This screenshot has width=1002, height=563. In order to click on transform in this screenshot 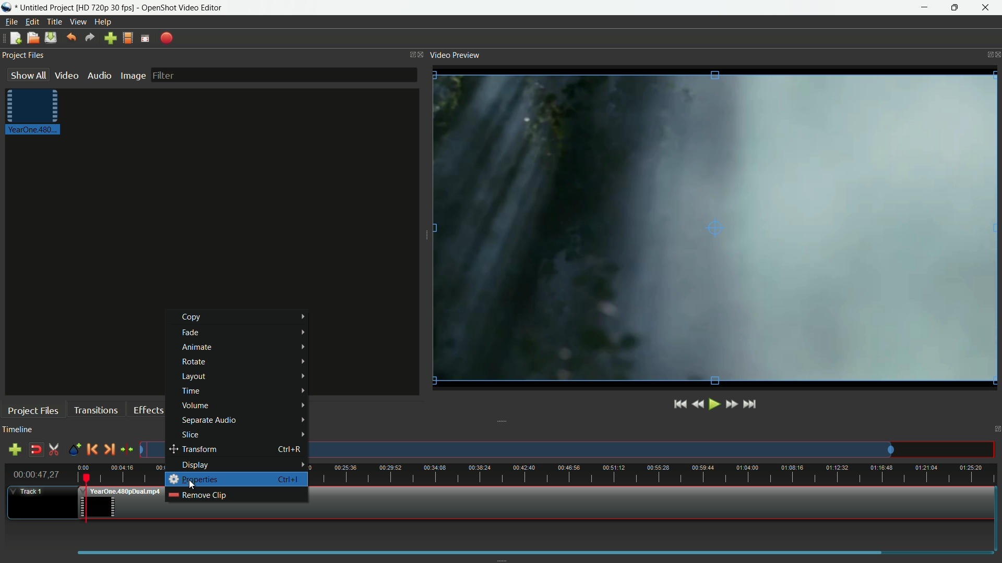, I will do `click(234, 450)`.